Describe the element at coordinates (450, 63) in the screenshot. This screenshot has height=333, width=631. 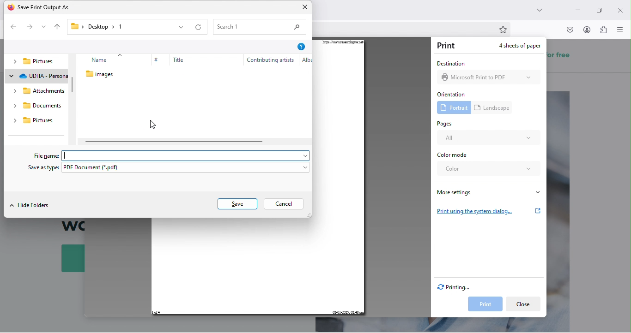
I see `destination` at that location.